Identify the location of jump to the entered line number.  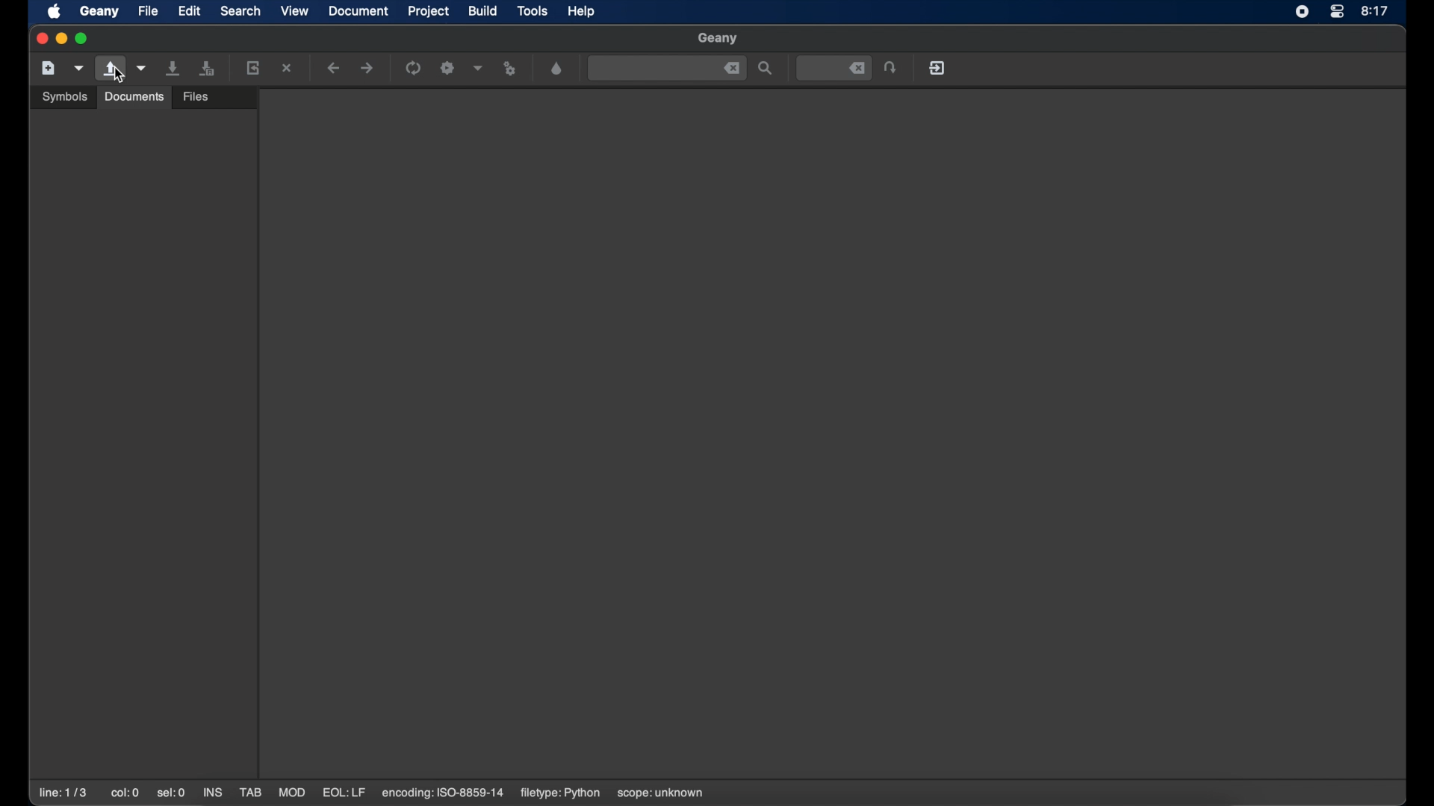
(890, 67).